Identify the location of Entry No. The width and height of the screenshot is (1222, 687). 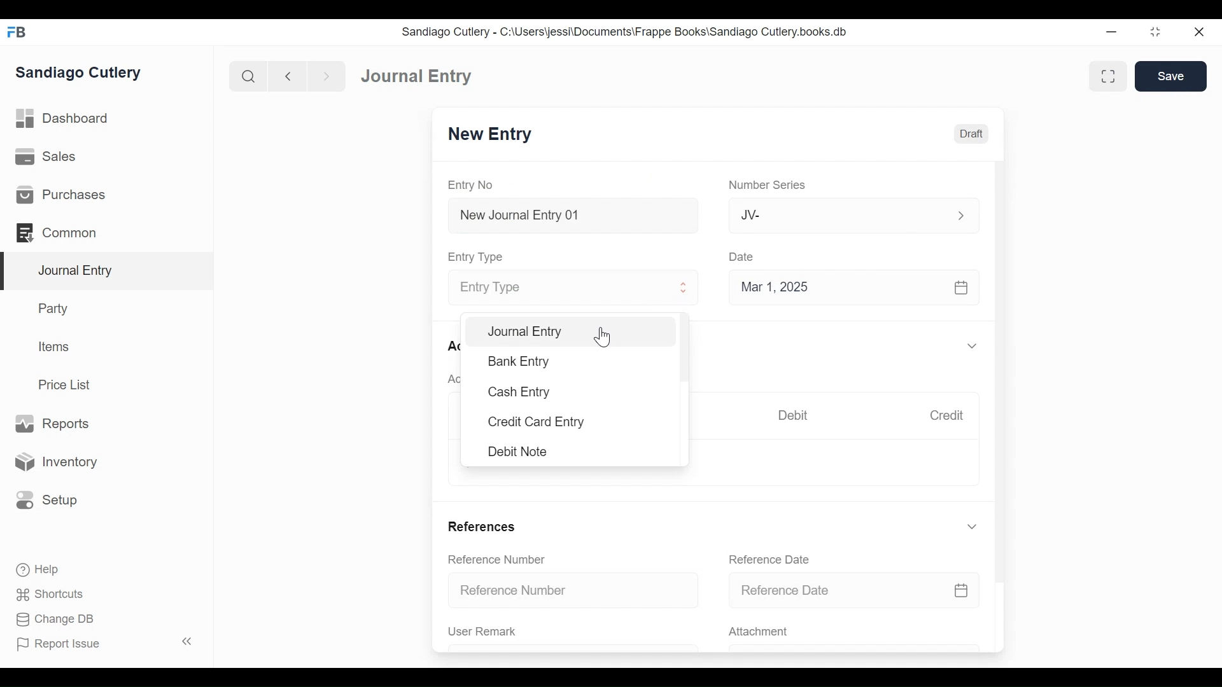
(475, 185).